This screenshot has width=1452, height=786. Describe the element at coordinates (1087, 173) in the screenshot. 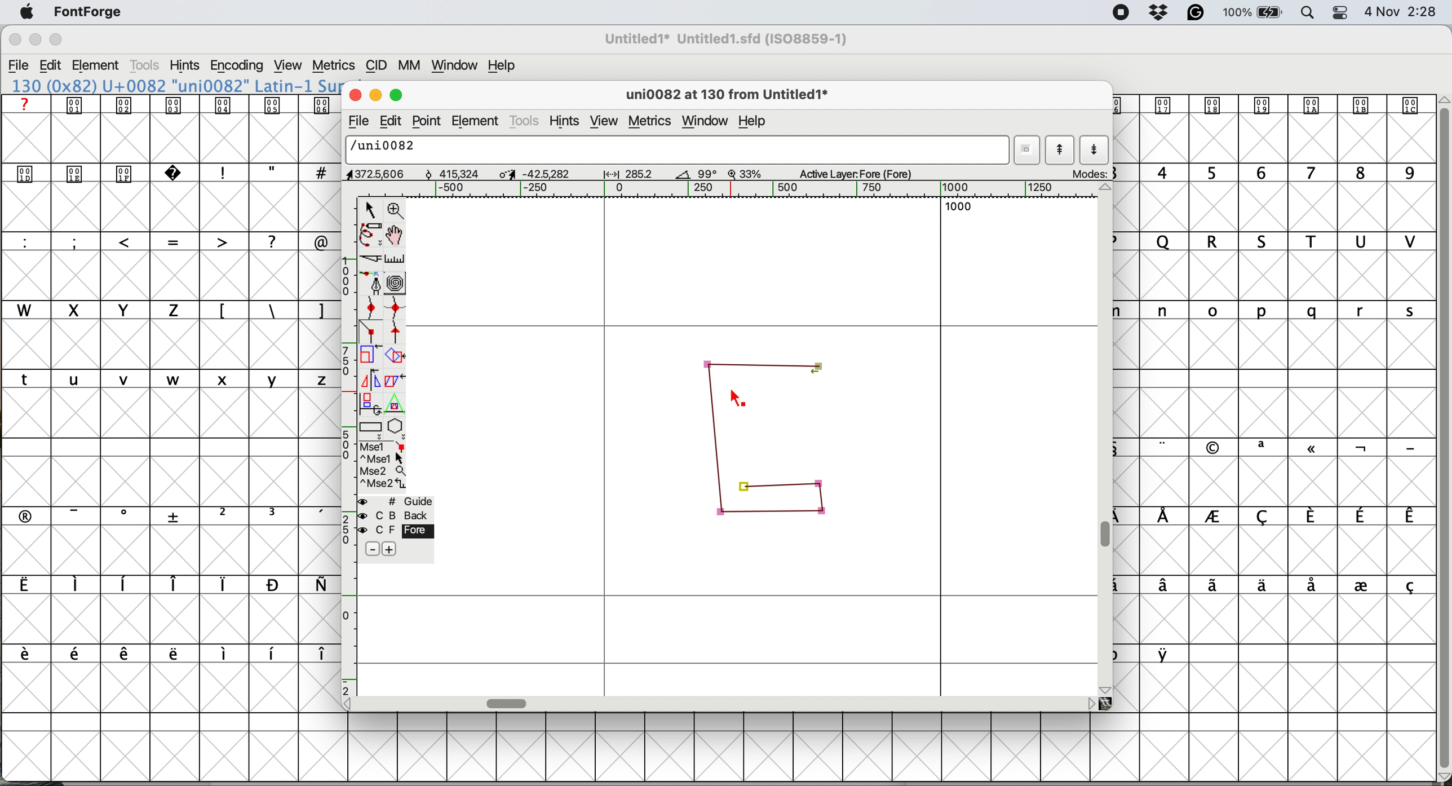

I see `mode` at that location.